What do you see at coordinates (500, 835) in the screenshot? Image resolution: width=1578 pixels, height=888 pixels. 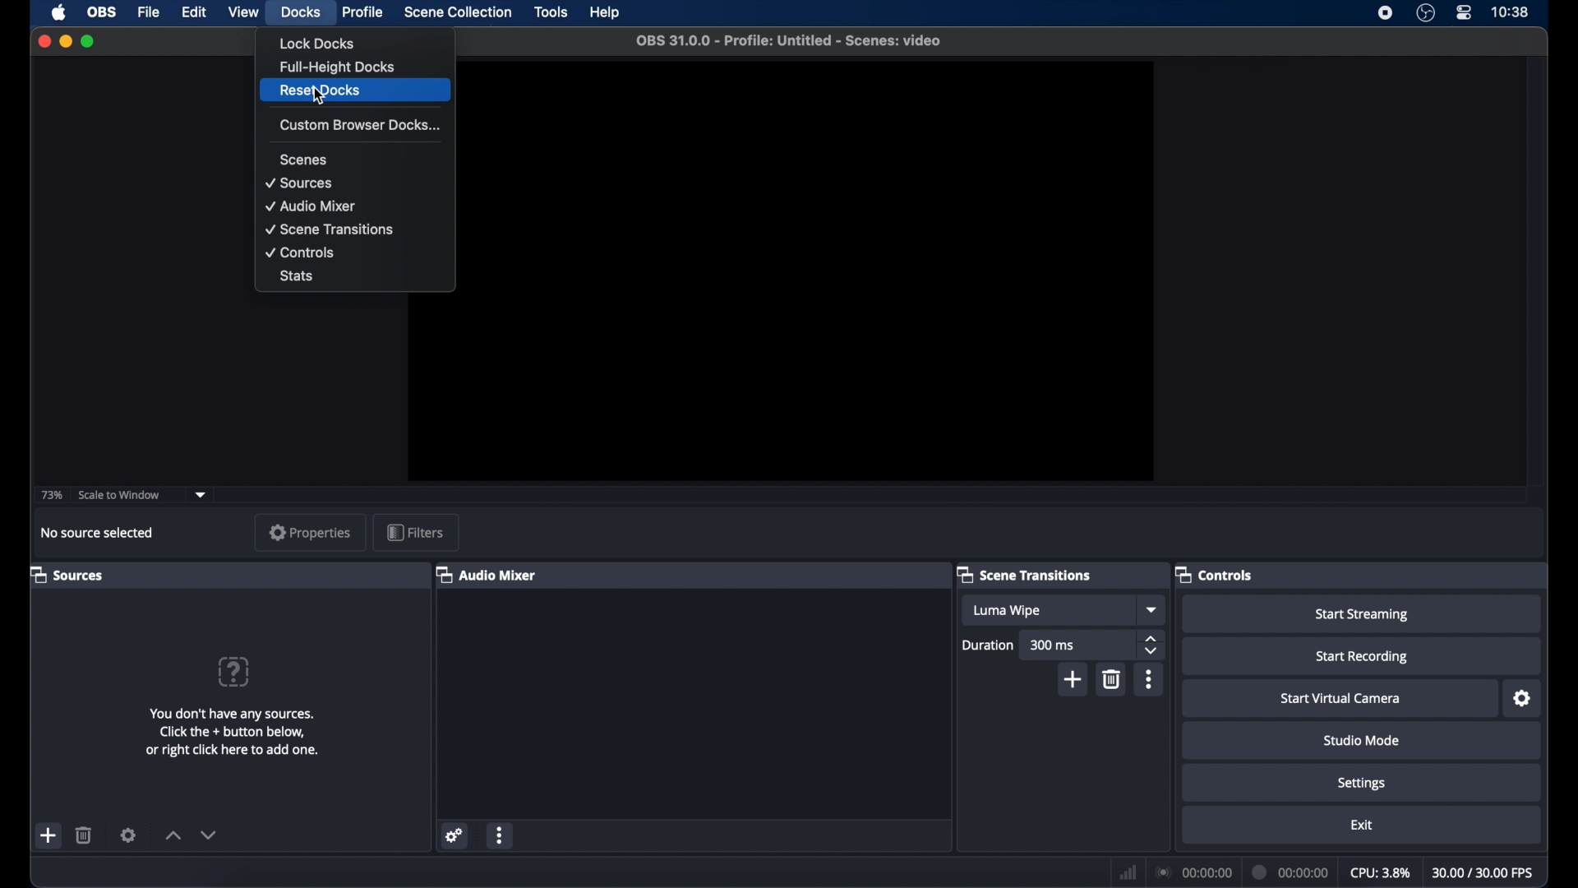 I see `more options` at bounding box center [500, 835].